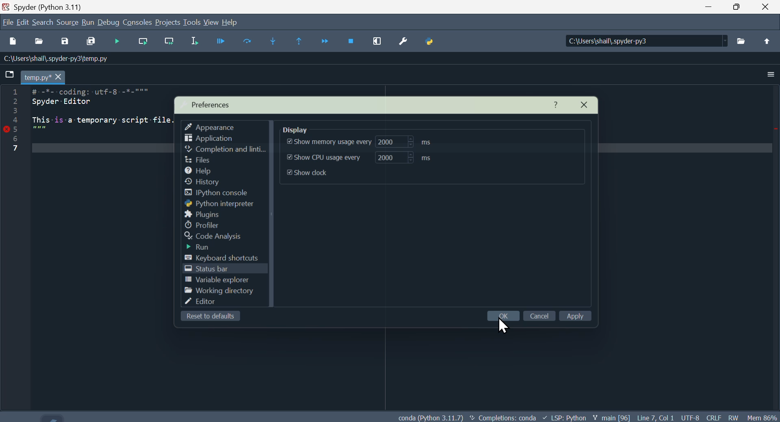 The image size is (780, 422). Describe the element at coordinates (212, 125) in the screenshot. I see `Appearance` at that location.